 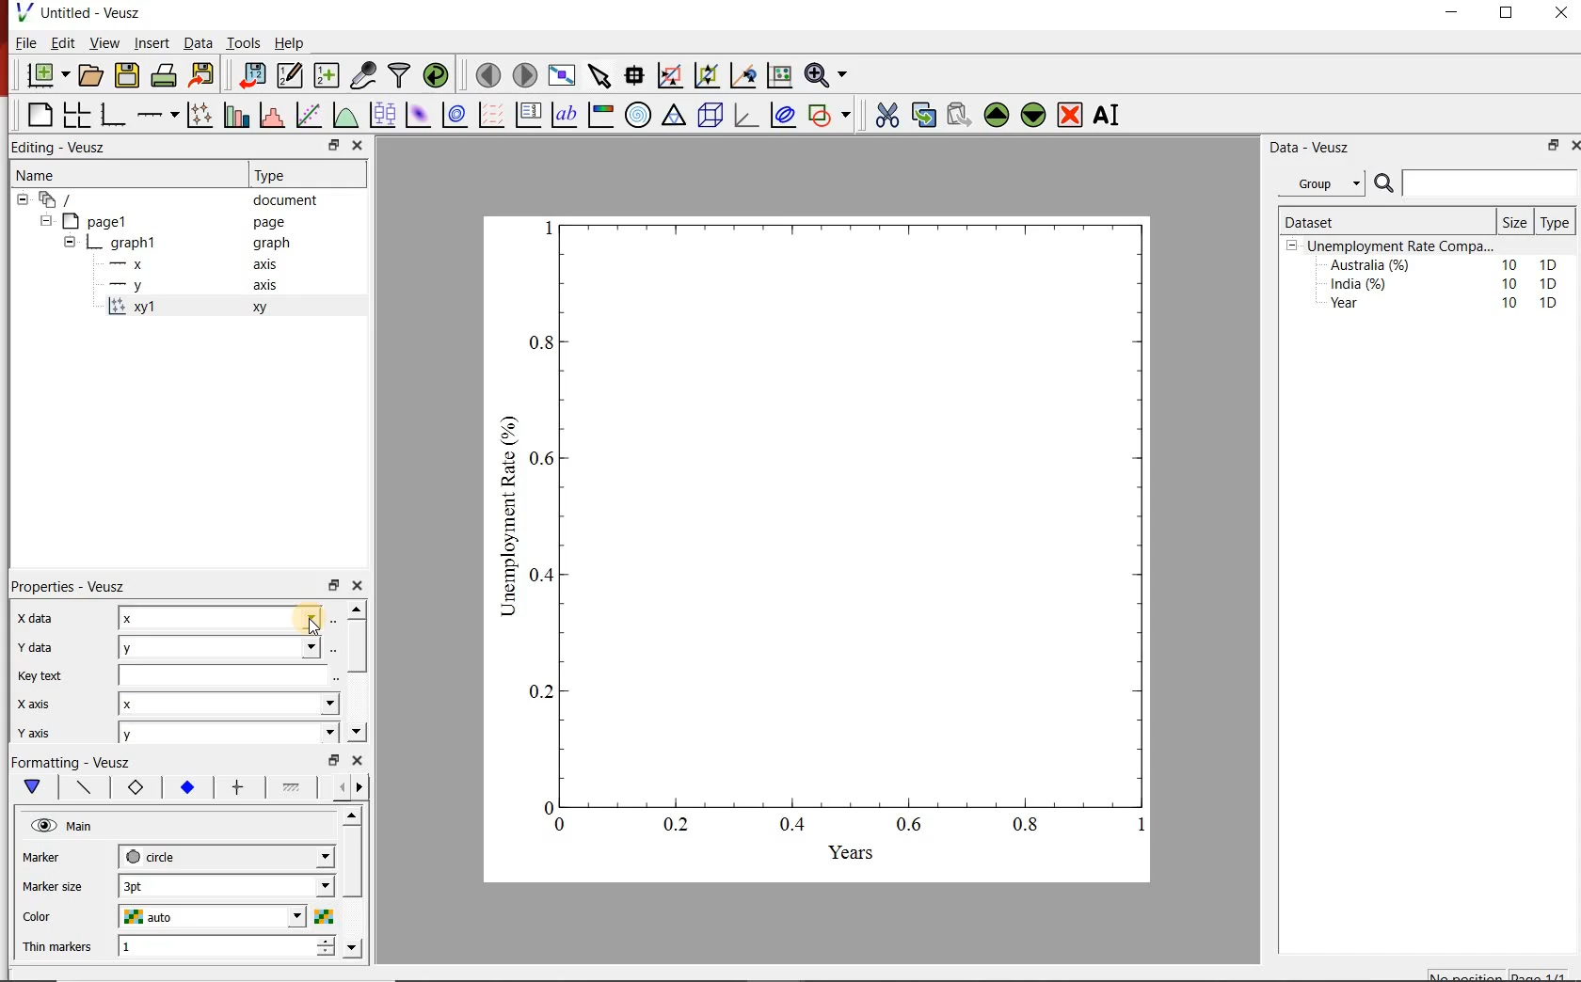 What do you see at coordinates (356, 643) in the screenshot?
I see `scroll bar` at bounding box center [356, 643].